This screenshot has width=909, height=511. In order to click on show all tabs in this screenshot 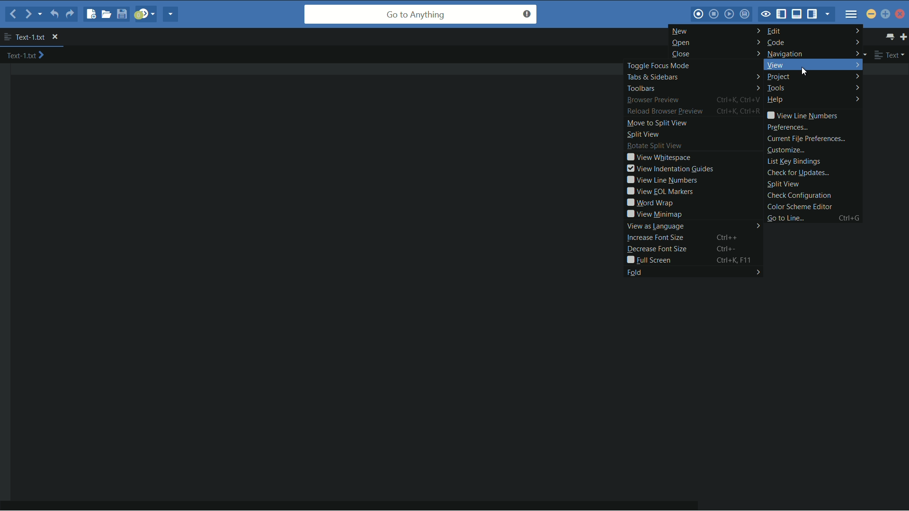, I will do `click(889, 36)`.